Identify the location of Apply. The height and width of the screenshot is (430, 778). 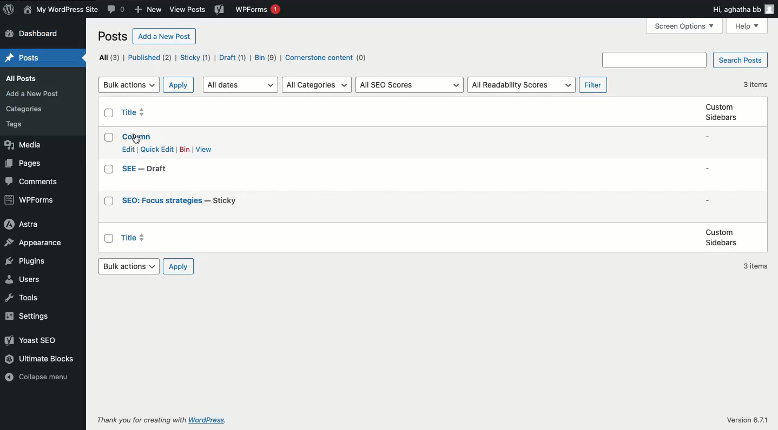
(180, 85).